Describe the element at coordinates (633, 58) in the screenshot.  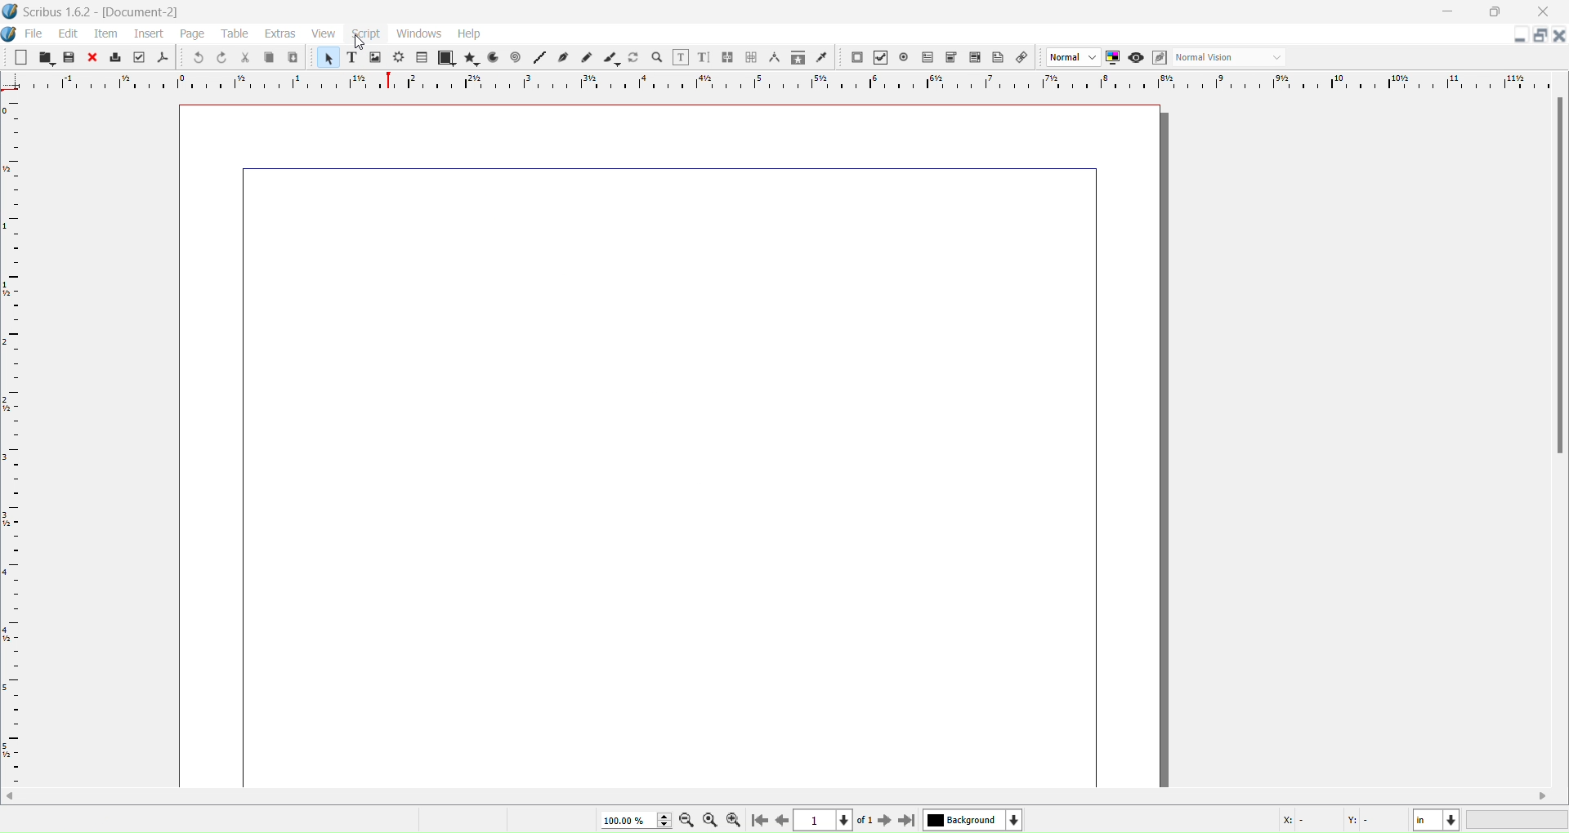
I see `Rotate Item` at that location.